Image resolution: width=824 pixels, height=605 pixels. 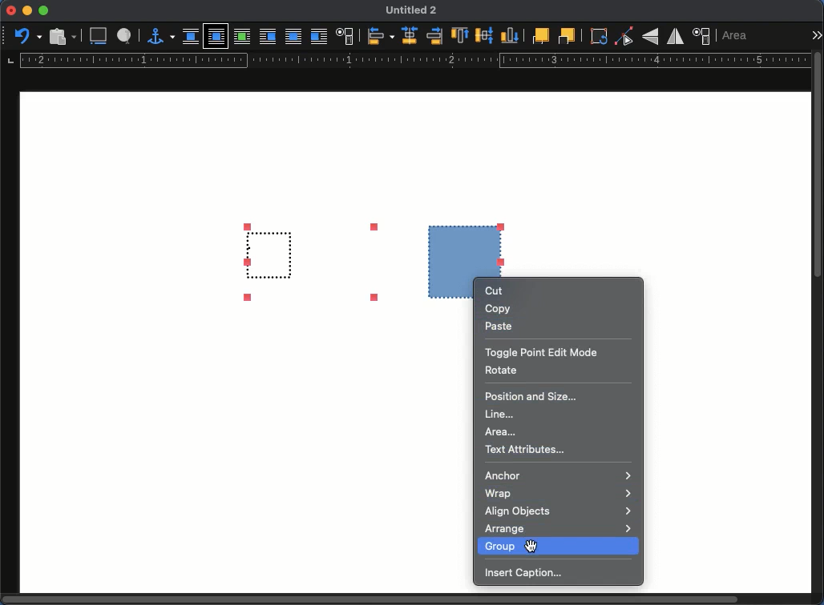 I want to click on paste, so click(x=499, y=326).